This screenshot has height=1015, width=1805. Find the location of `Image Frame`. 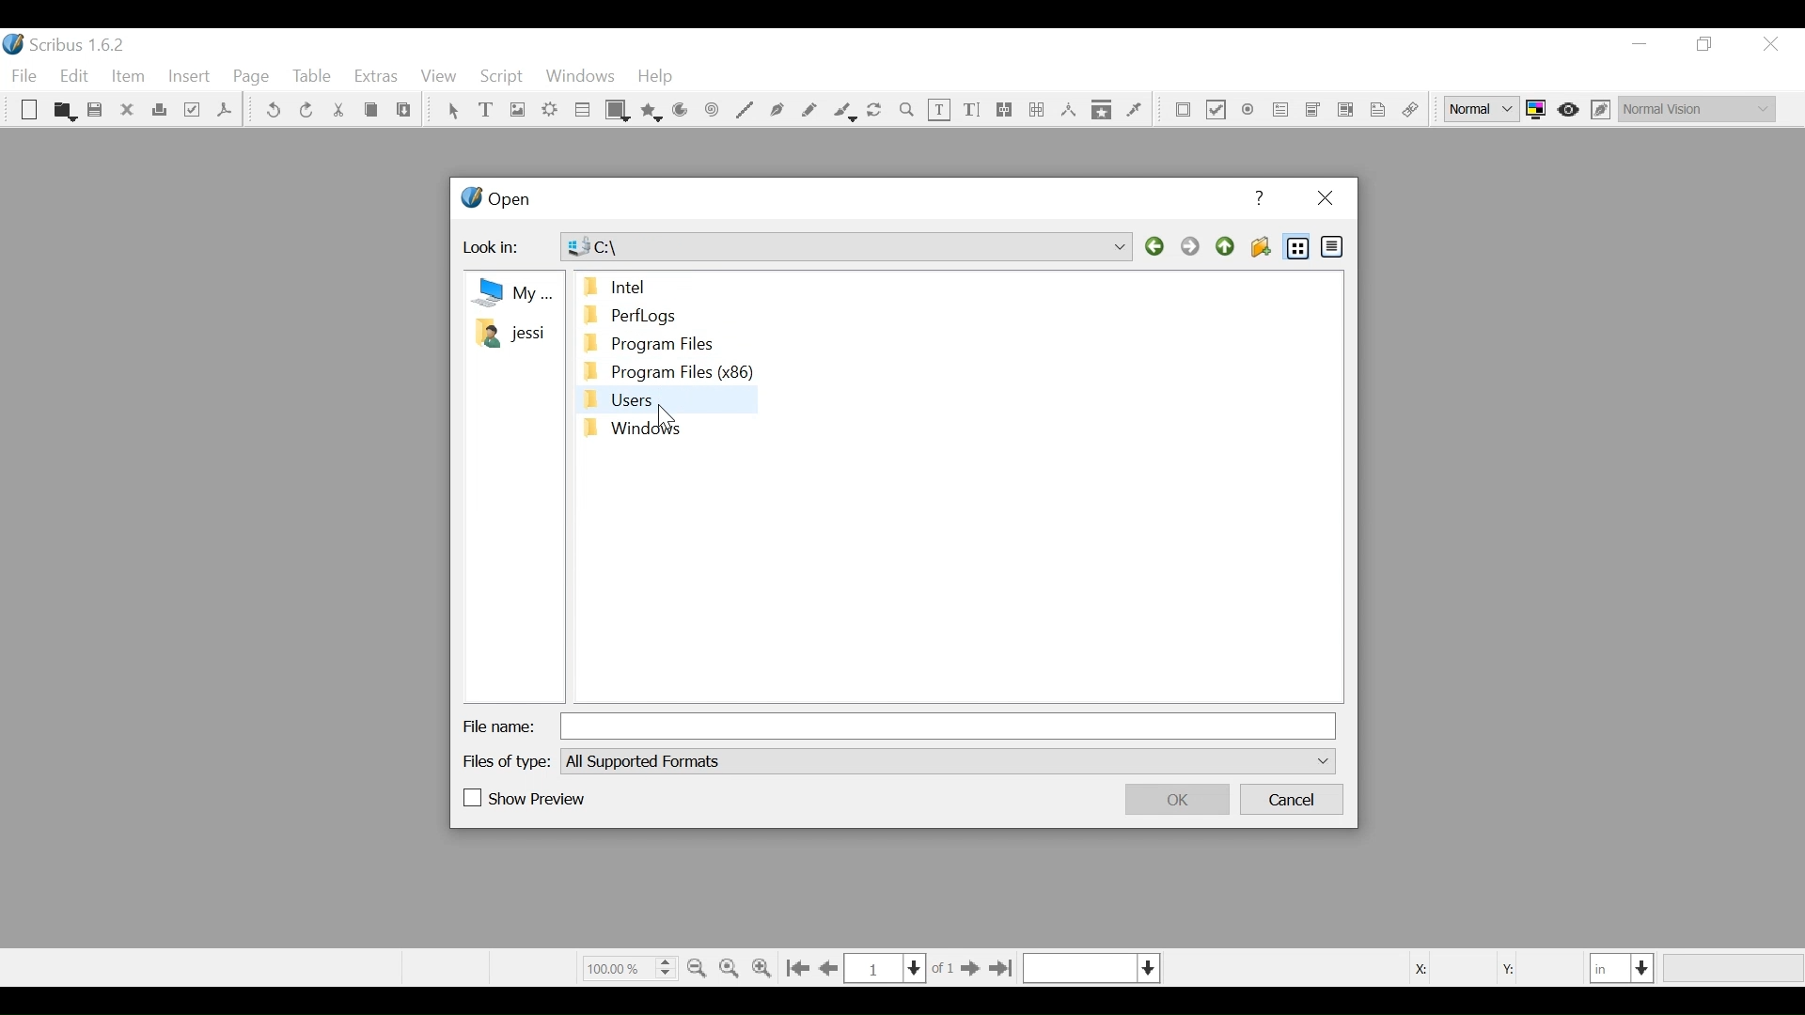

Image Frame is located at coordinates (516, 111).